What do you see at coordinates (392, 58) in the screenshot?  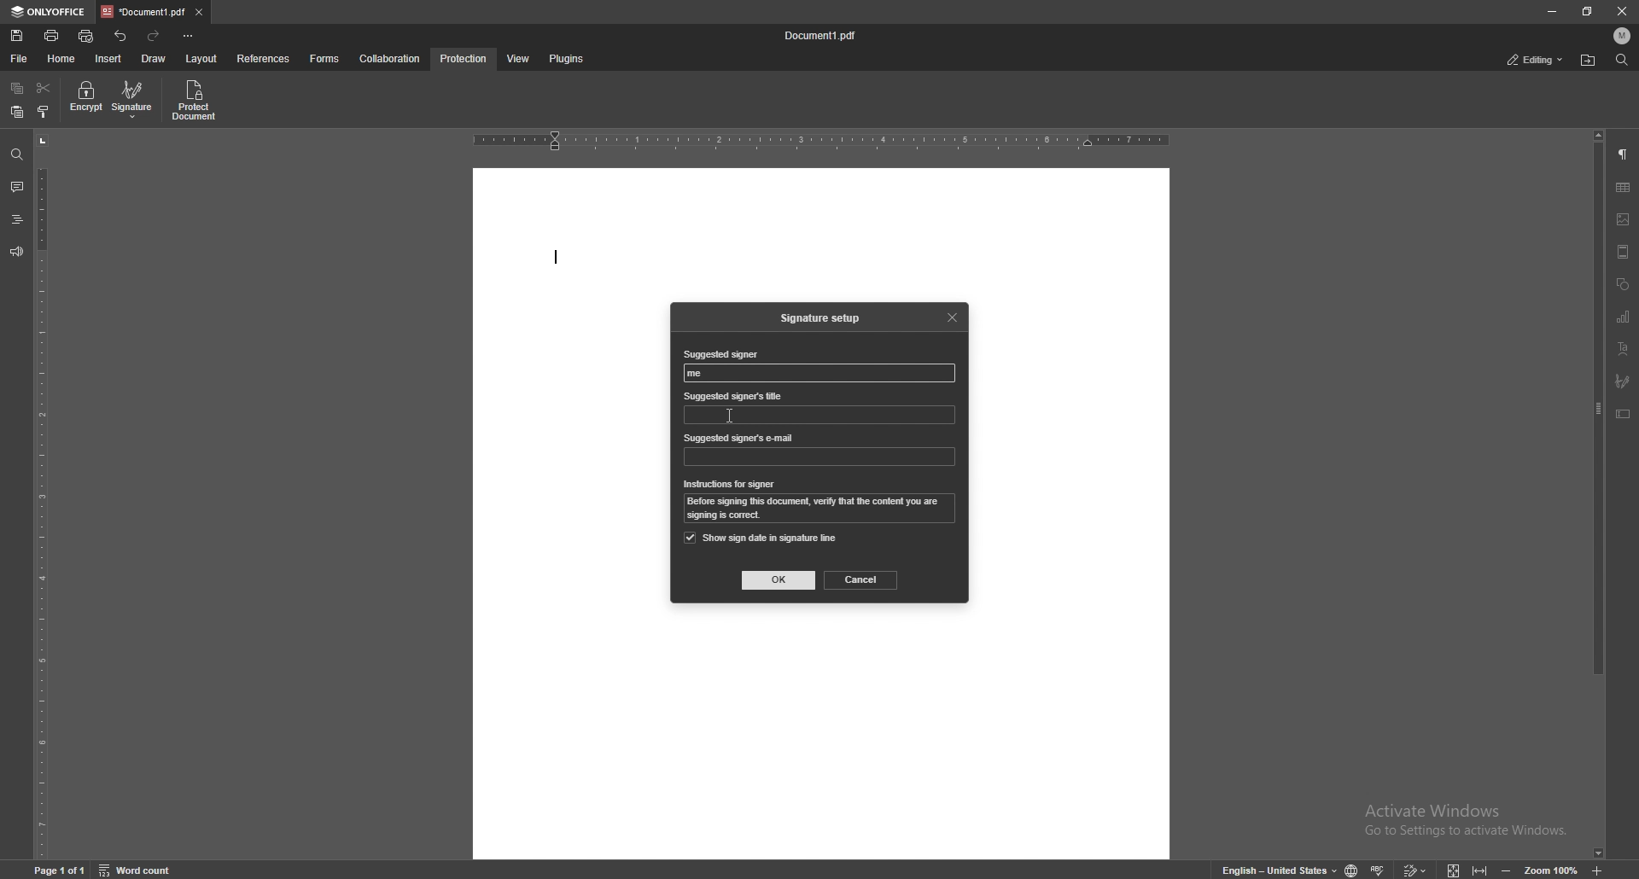 I see `collaboration` at bounding box center [392, 58].